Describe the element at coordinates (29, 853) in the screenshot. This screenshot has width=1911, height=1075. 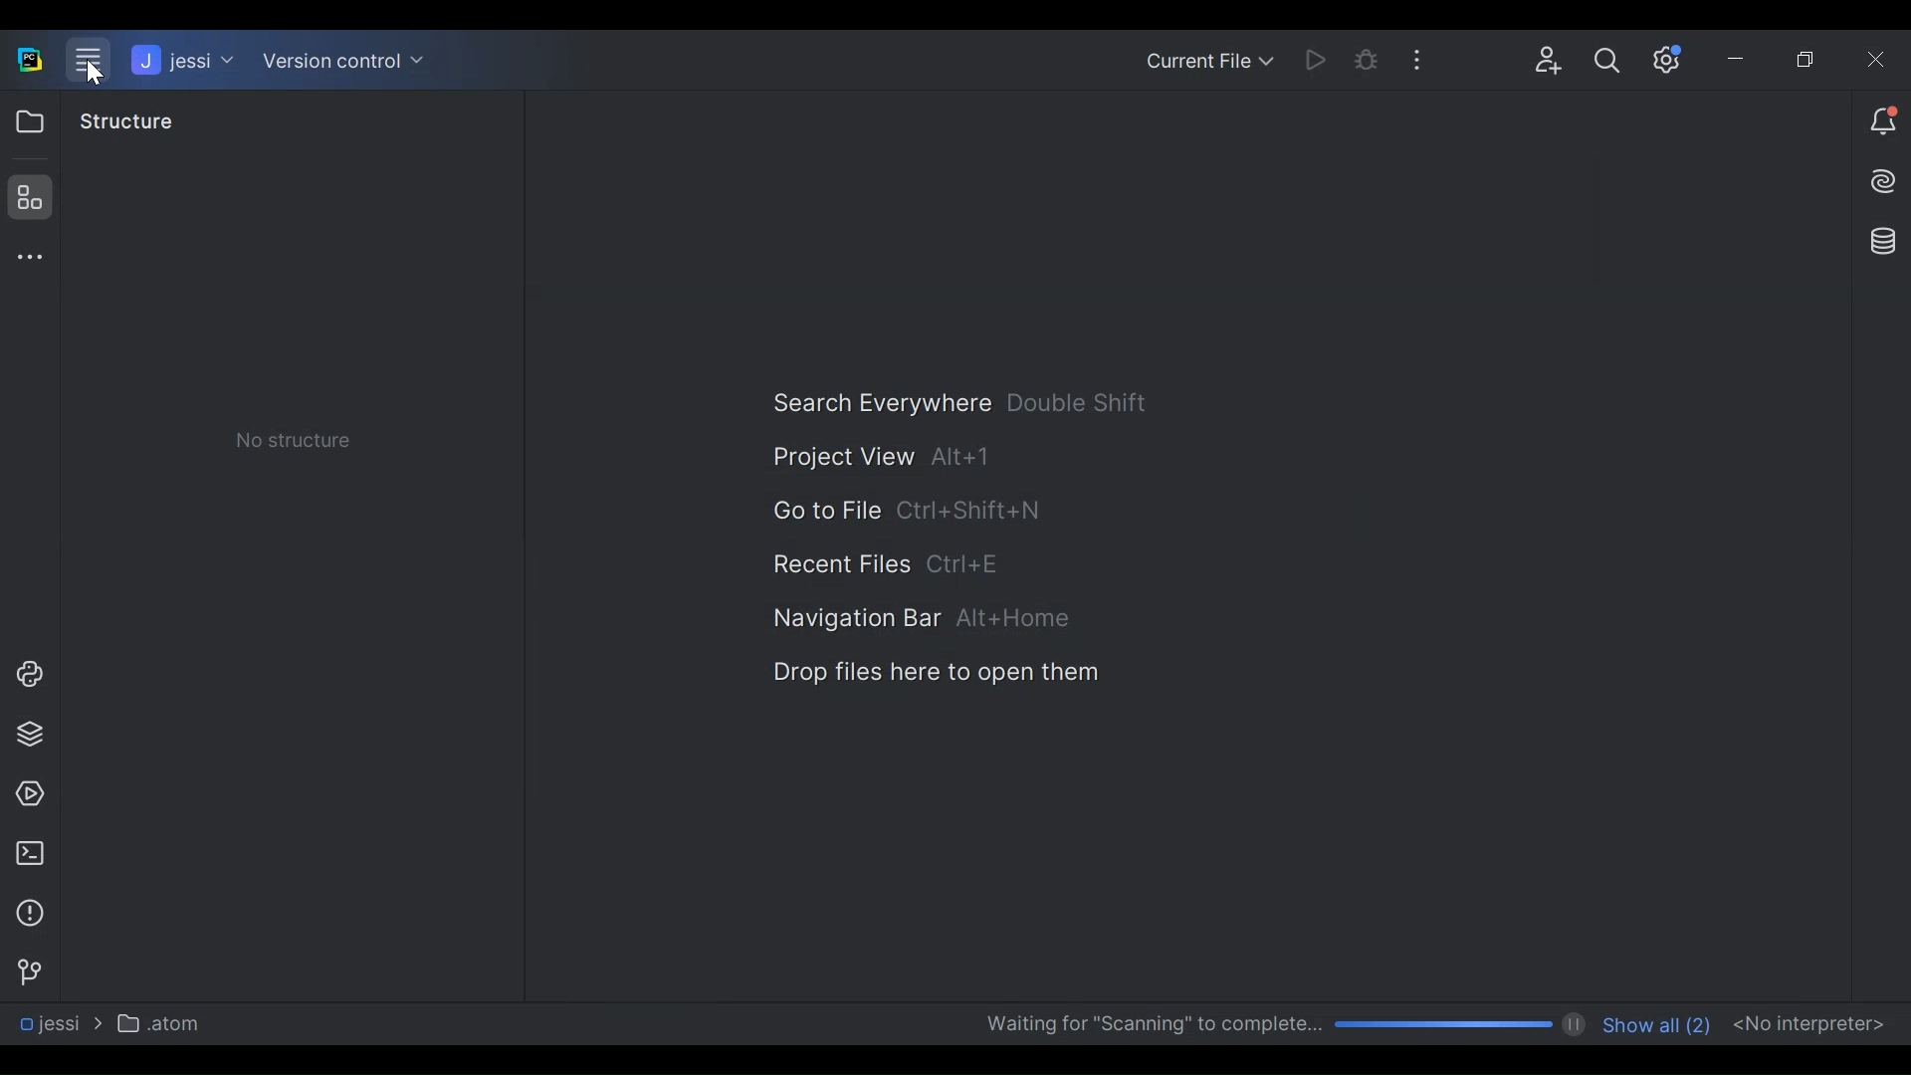
I see `Terminal` at that location.